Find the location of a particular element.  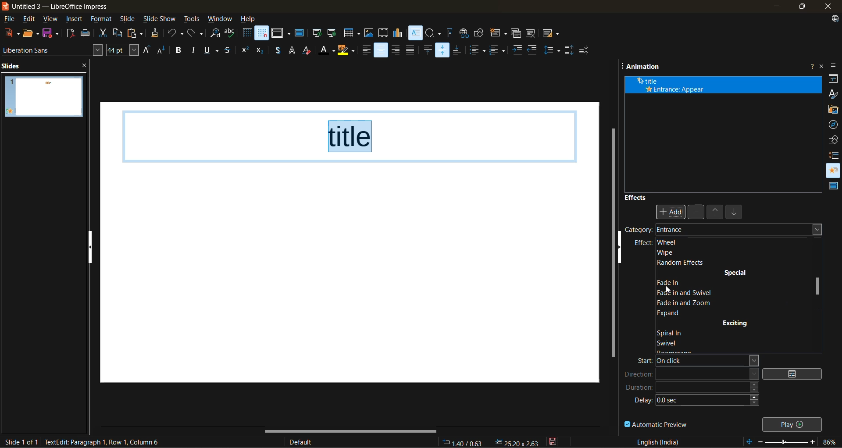

spelling is located at coordinates (231, 33).